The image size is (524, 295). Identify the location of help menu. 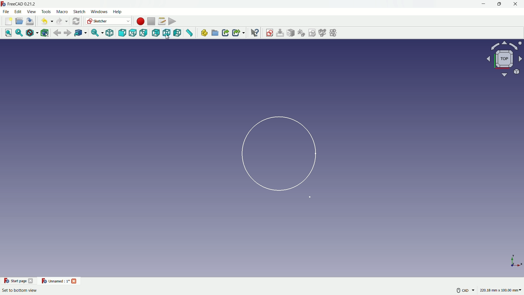
(118, 12).